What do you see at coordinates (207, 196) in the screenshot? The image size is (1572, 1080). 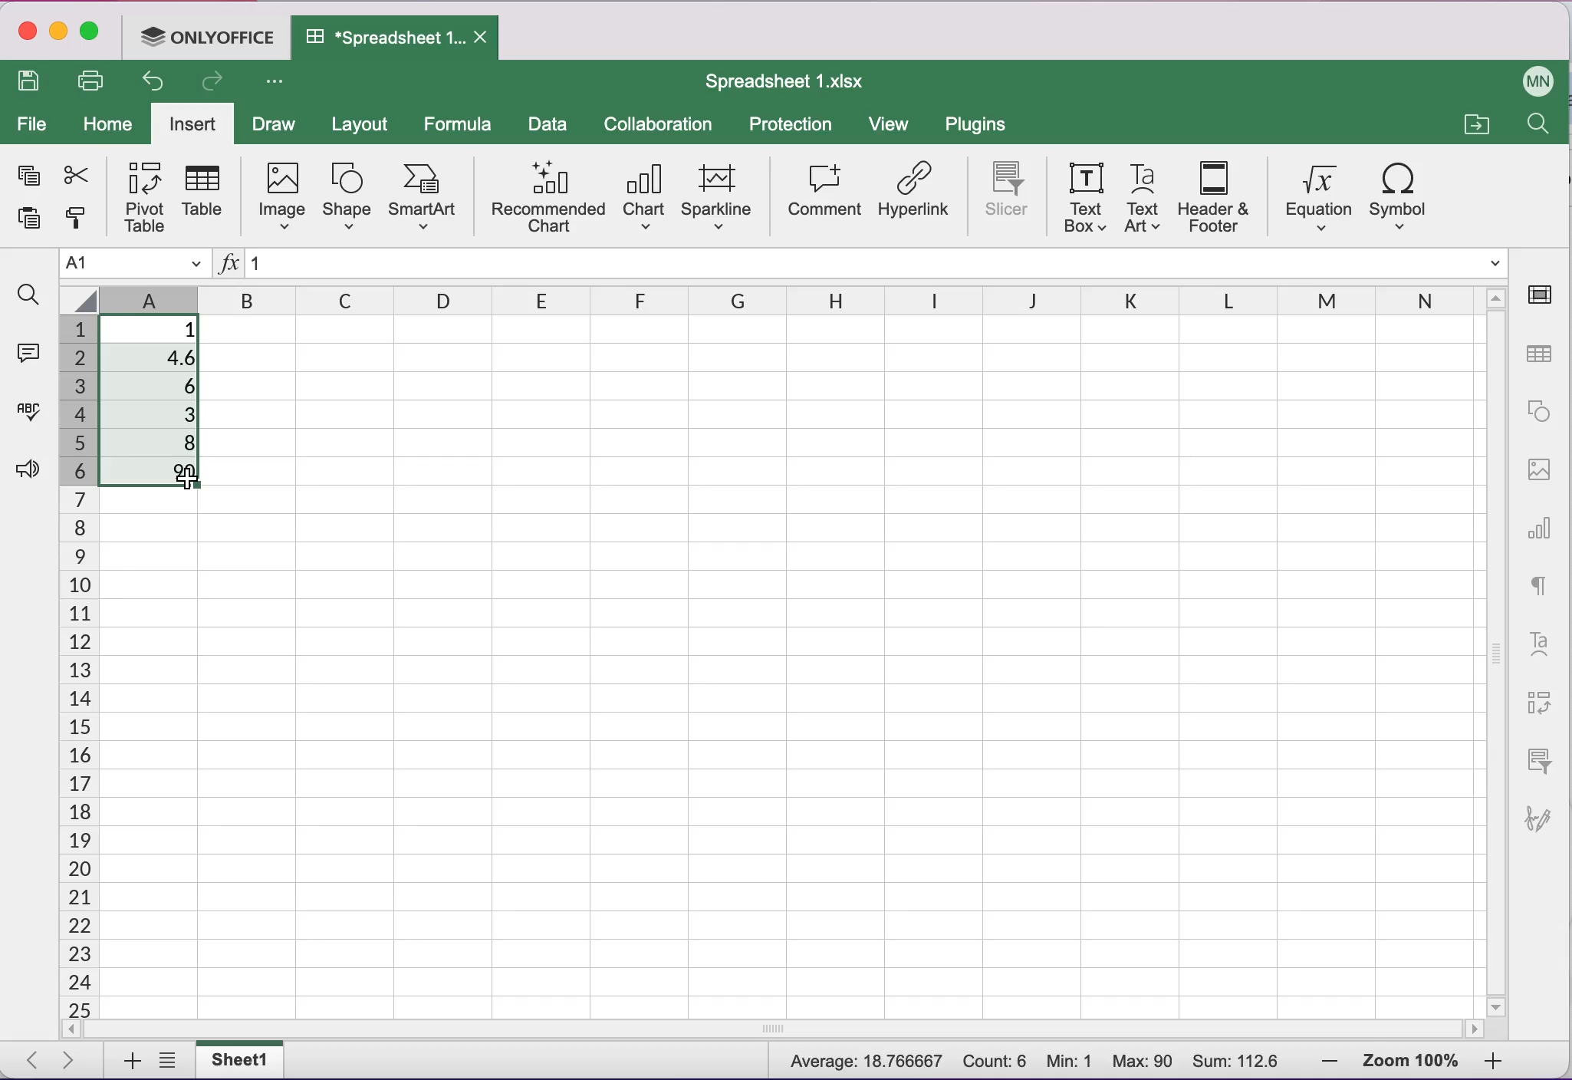 I see `table` at bounding box center [207, 196].